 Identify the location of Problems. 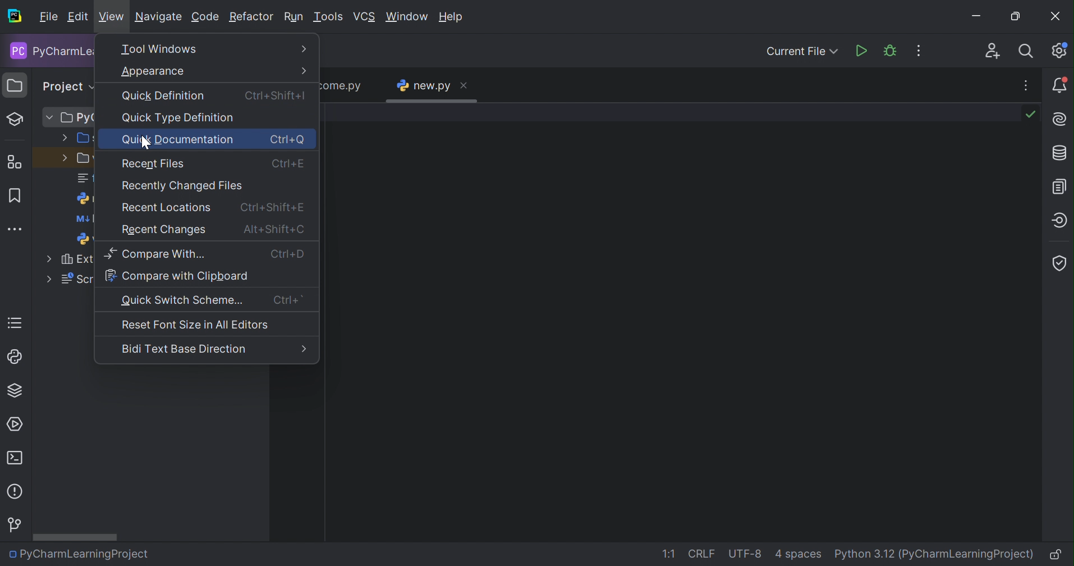
(16, 494).